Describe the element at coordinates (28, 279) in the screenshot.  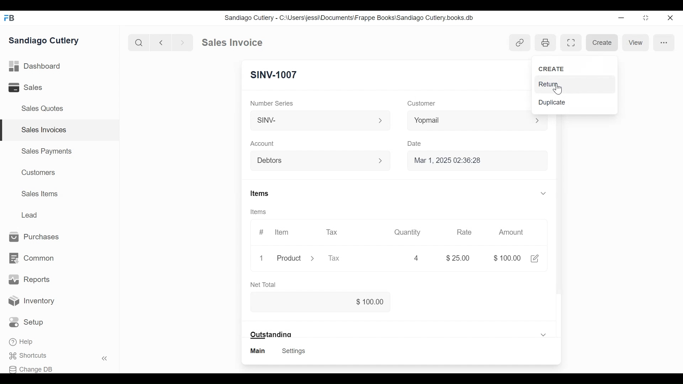
I see `Reports` at that location.